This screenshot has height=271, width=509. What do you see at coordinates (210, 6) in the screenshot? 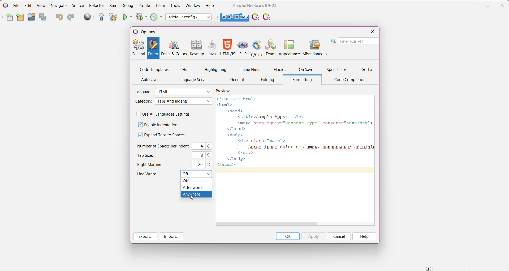
I see `Help` at bounding box center [210, 6].